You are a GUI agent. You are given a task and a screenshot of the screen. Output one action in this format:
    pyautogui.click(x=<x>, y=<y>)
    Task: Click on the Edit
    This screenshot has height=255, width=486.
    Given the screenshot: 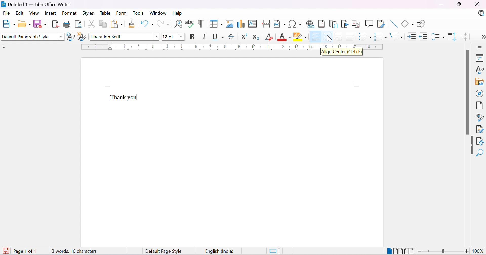 What is the action you would take?
    pyautogui.click(x=19, y=13)
    